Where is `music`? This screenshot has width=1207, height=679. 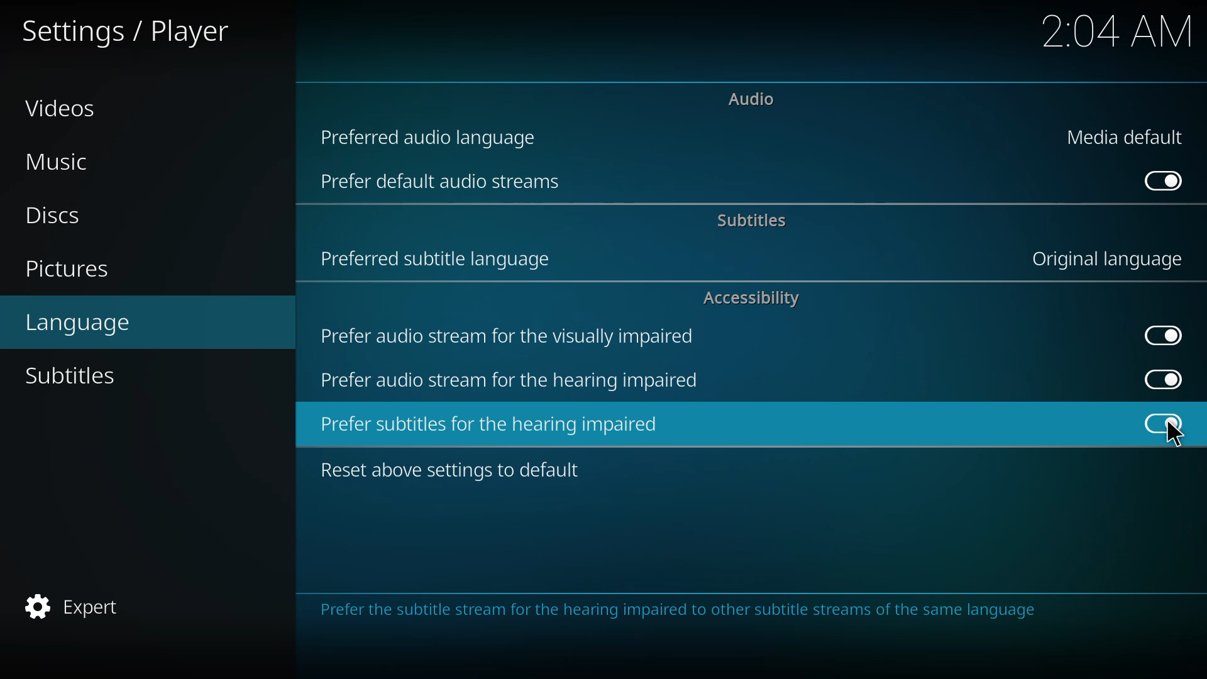 music is located at coordinates (60, 161).